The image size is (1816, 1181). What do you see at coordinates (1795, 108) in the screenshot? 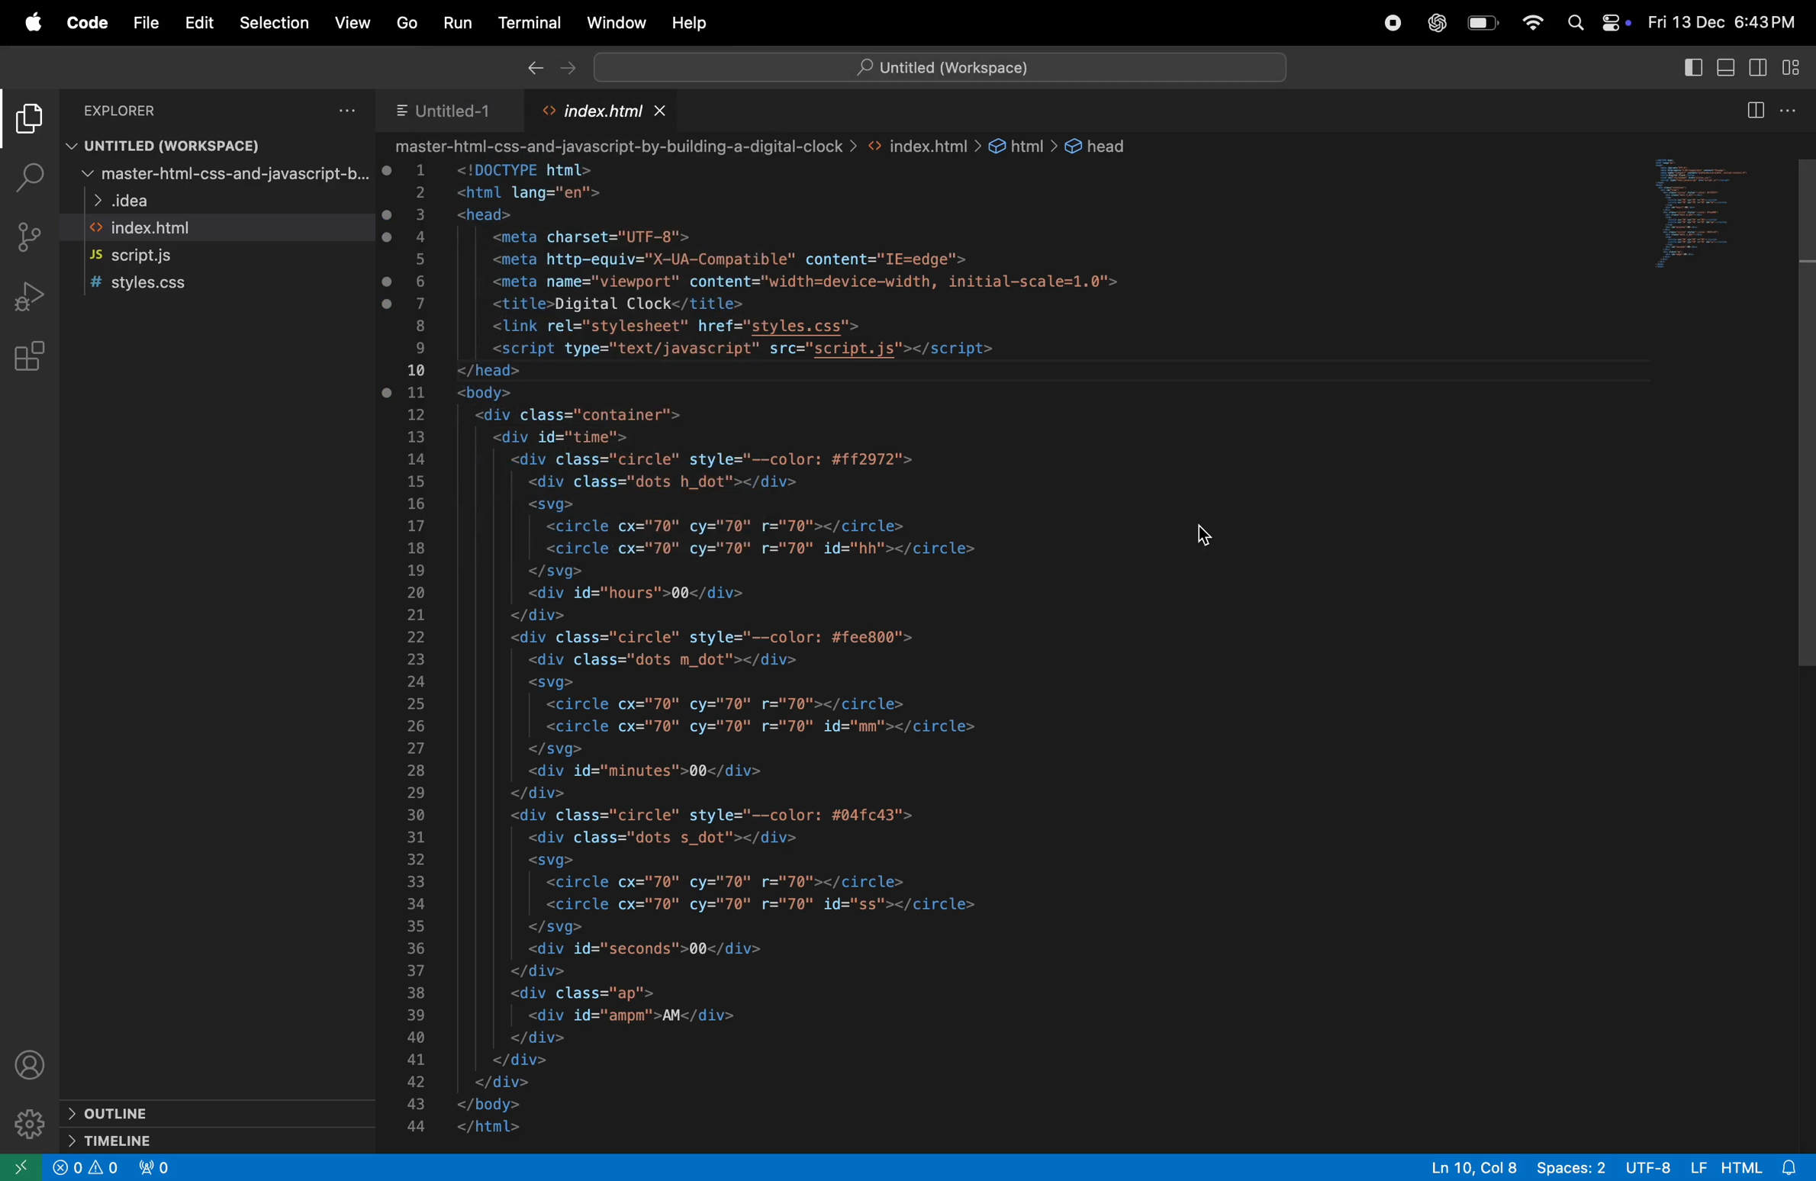
I see `options` at bounding box center [1795, 108].